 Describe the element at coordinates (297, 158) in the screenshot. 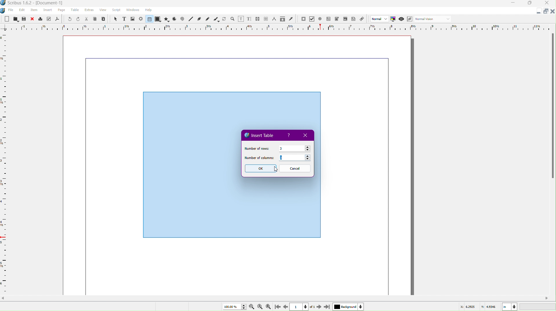

I see `Columns` at that location.